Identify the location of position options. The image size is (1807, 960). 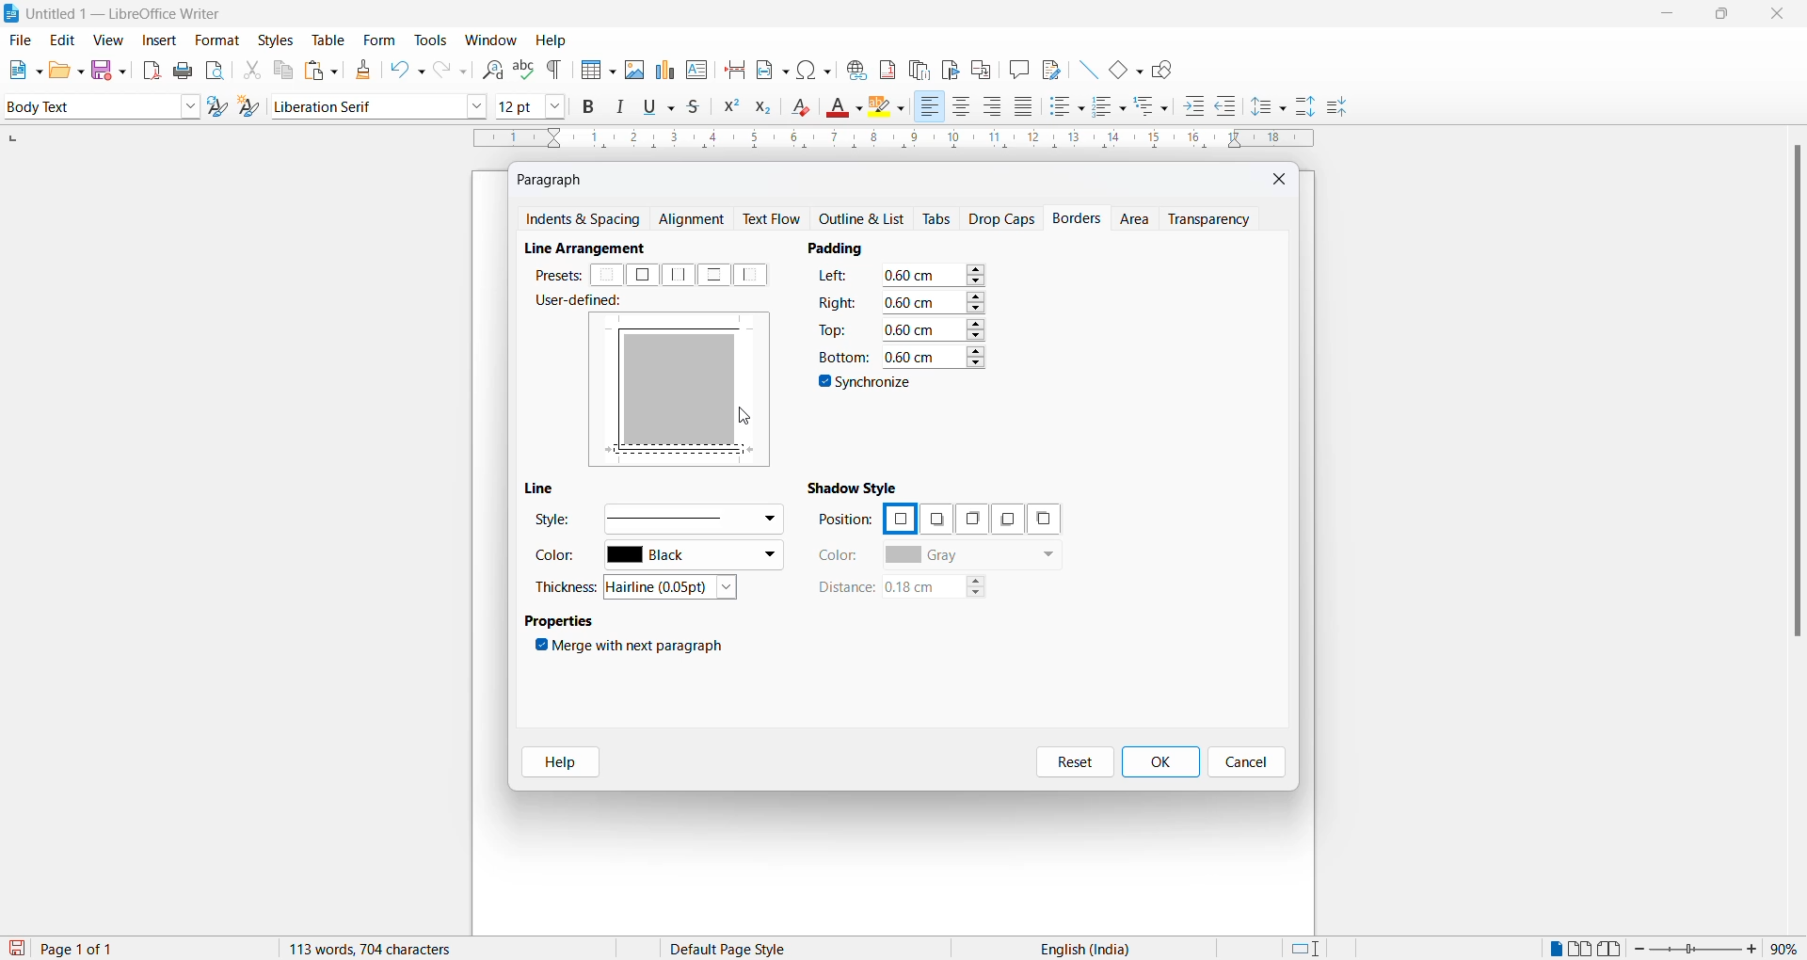
(968, 519).